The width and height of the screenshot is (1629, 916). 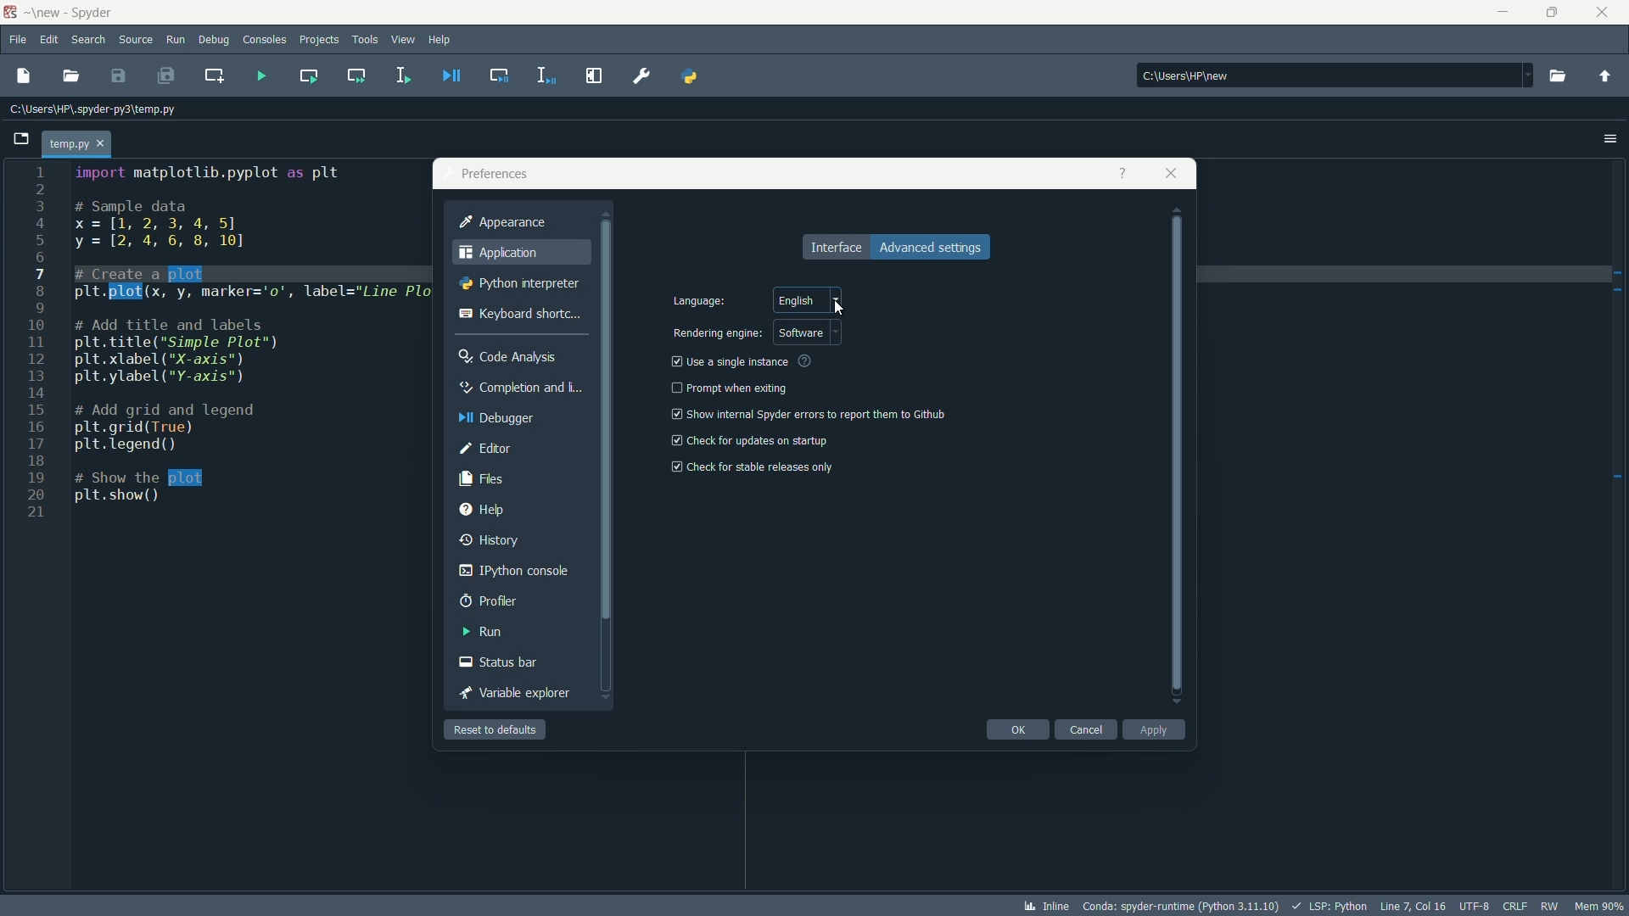 I want to click on minimize, so click(x=1503, y=13).